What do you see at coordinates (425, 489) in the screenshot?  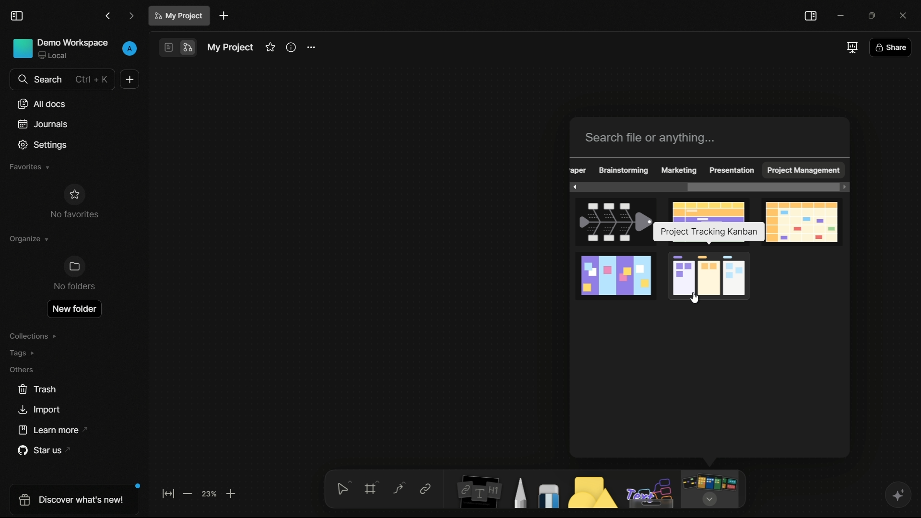 I see `link` at bounding box center [425, 489].